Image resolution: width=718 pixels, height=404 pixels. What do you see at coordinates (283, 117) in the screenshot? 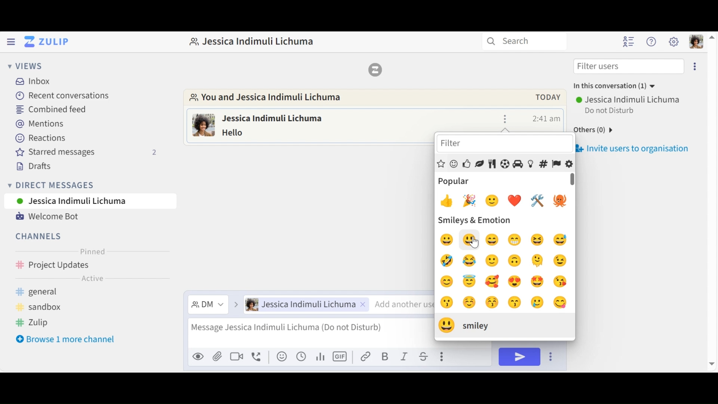
I see `user name` at bounding box center [283, 117].